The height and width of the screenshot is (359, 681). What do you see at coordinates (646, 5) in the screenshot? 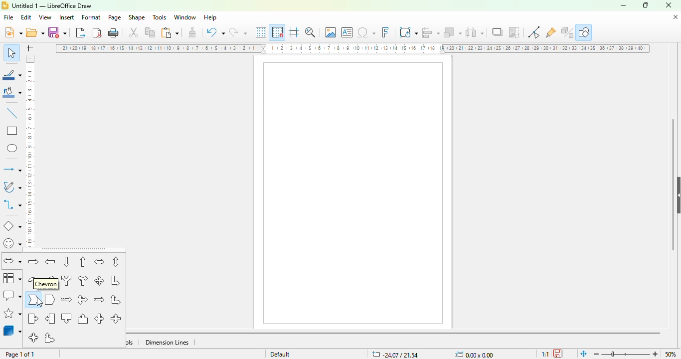
I see `maximize` at bounding box center [646, 5].